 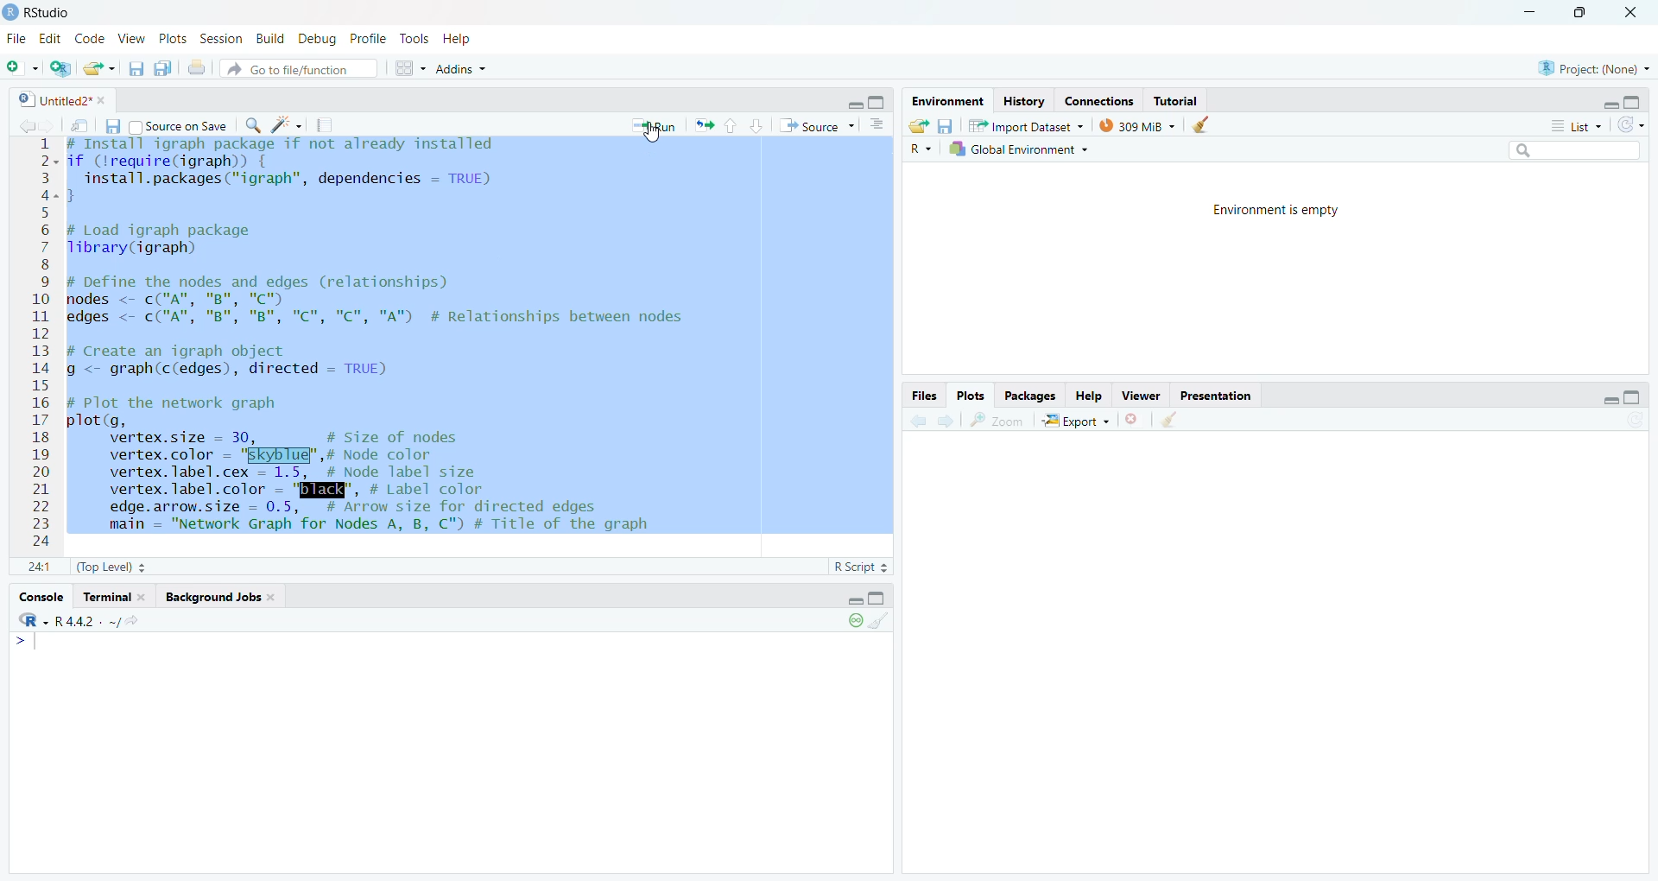 I want to click on Code, so click(x=92, y=38).